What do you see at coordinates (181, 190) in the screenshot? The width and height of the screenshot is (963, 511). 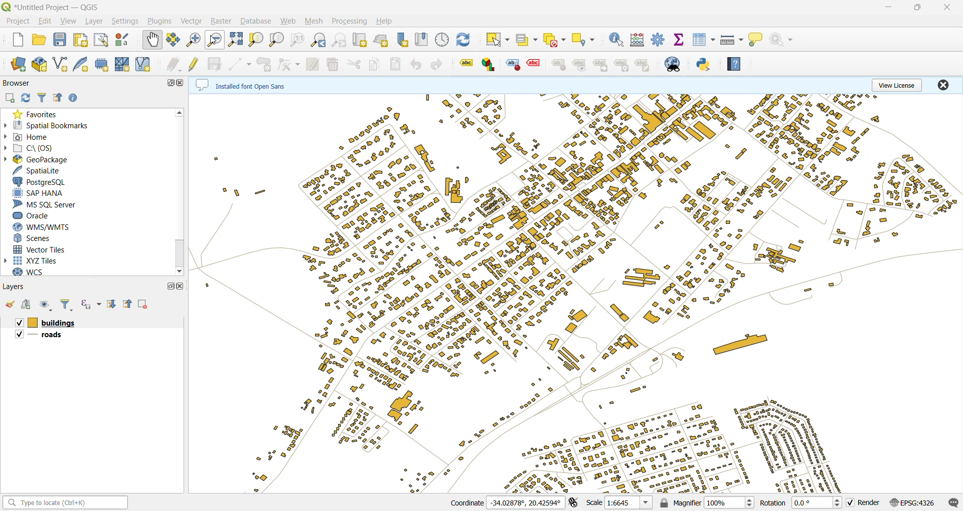 I see `vertical scroll bar` at bounding box center [181, 190].